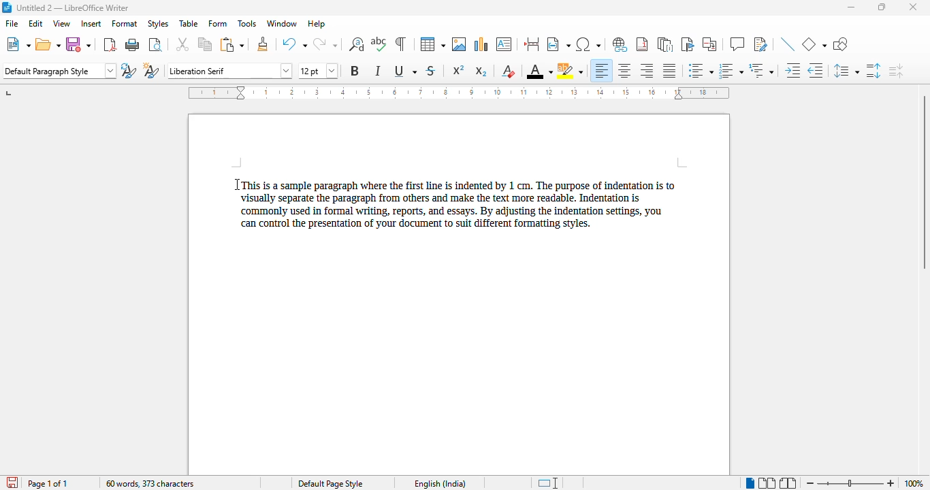  What do you see at coordinates (588, 44) in the screenshot?
I see `insert special characters` at bounding box center [588, 44].